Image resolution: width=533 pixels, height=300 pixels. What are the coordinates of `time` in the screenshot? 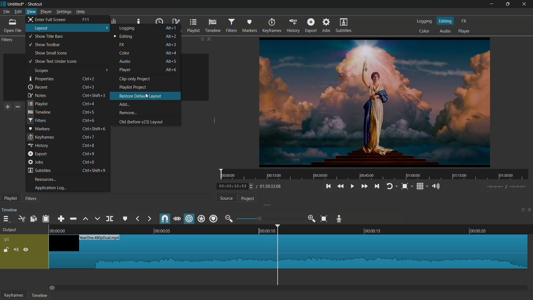 It's located at (376, 174).